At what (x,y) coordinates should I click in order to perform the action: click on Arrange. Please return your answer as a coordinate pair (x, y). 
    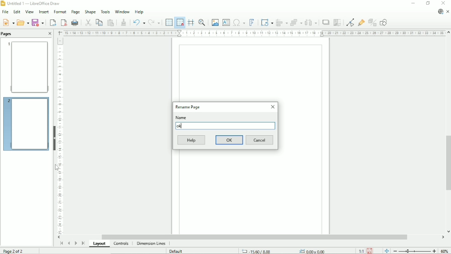
    Looking at the image, I should click on (296, 22).